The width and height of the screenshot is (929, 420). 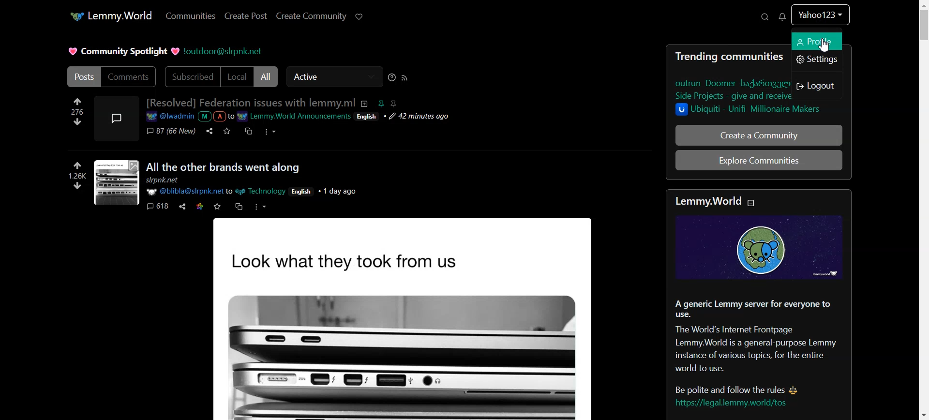 I want to click on username to username, so click(x=216, y=192).